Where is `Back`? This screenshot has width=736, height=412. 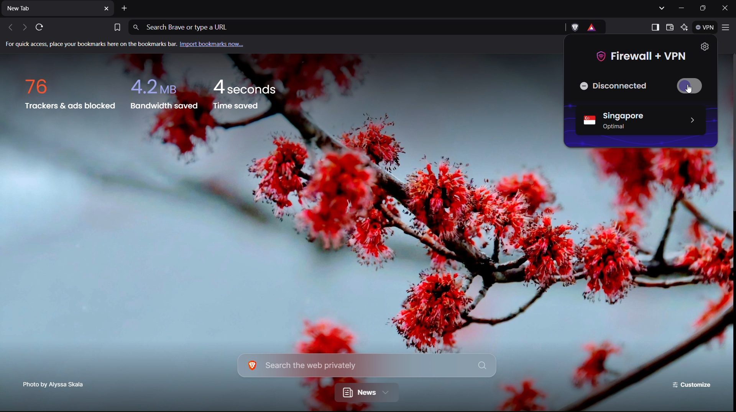
Back is located at coordinates (9, 28).